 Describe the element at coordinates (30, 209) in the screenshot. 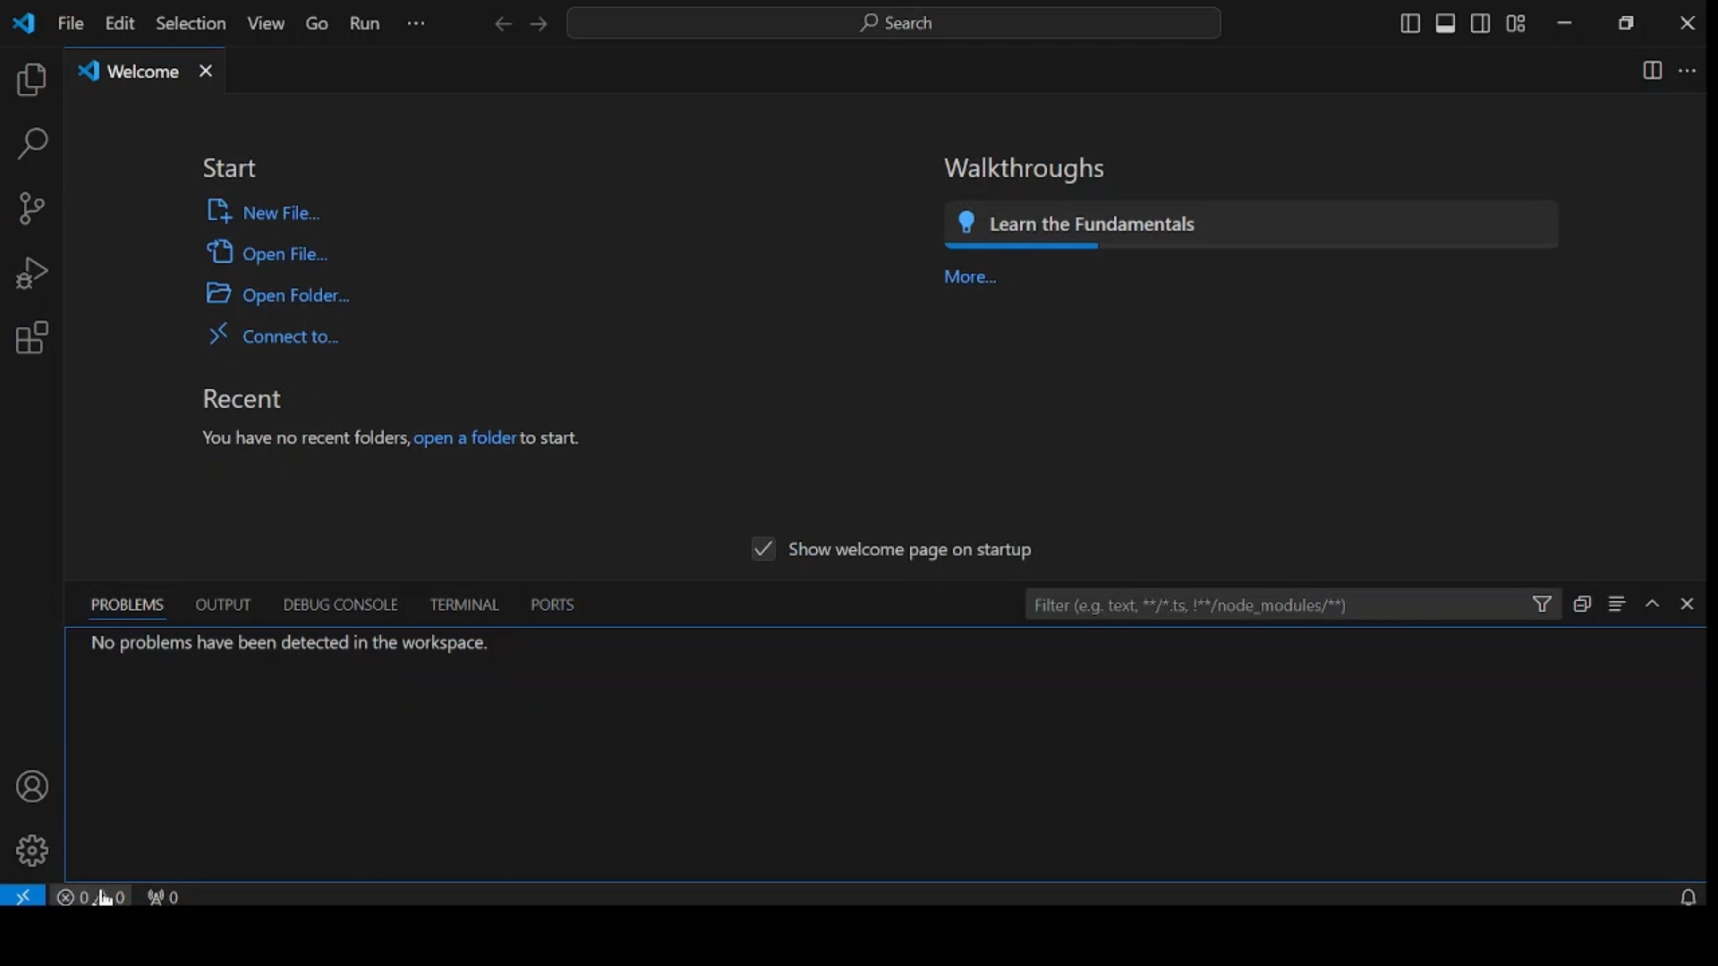

I see `source control` at that location.